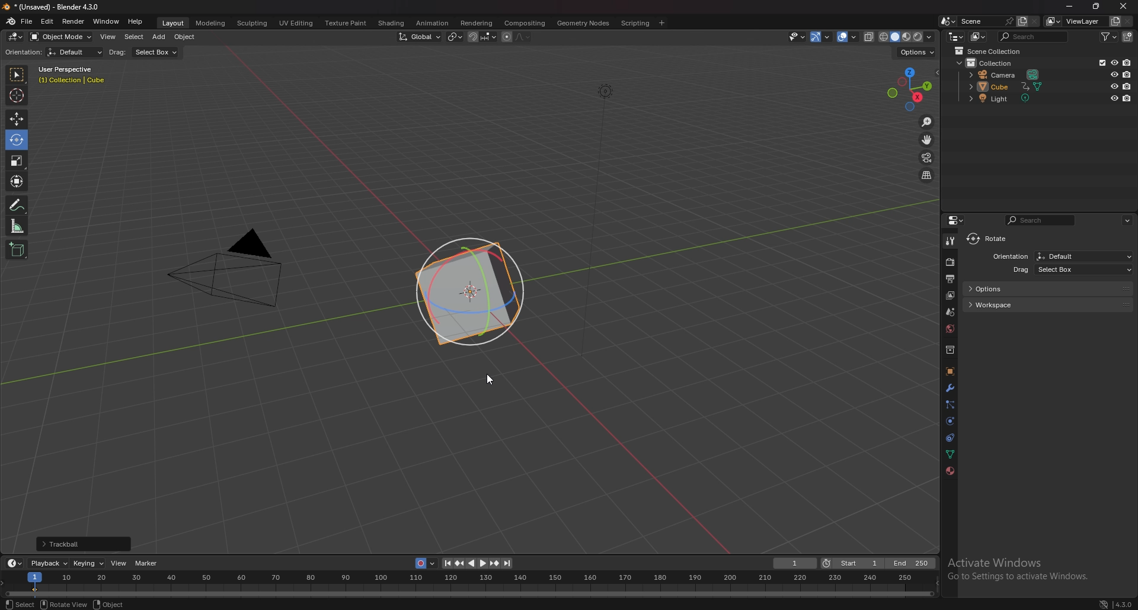 This screenshot has width=1138, height=610. I want to click on search, so click(1041, 220).